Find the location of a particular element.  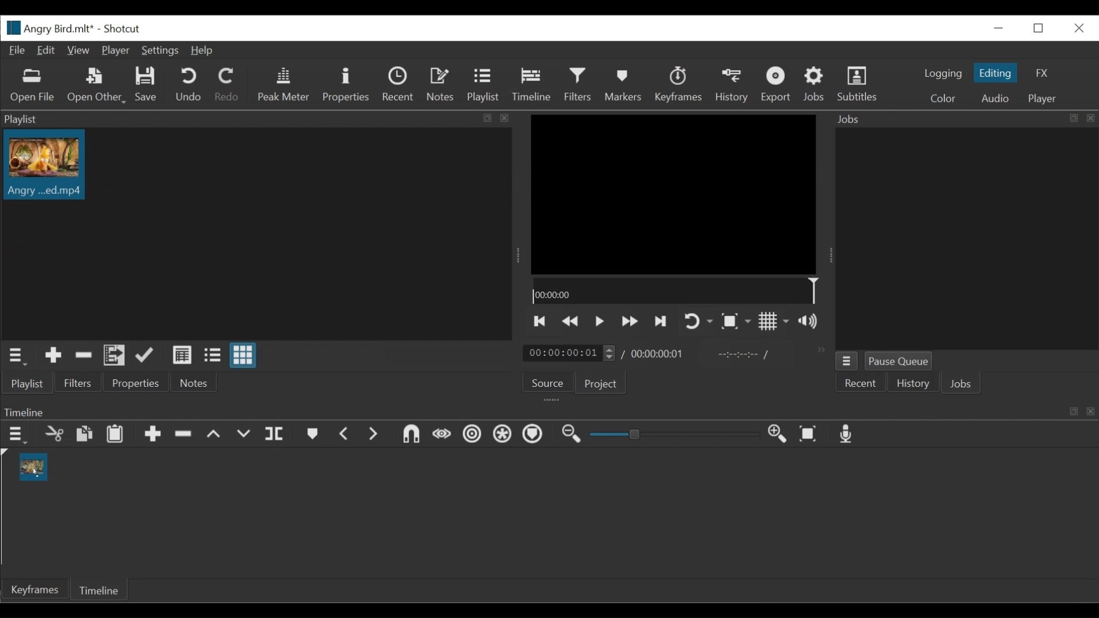

Notes is located at coordinates (439, 85).